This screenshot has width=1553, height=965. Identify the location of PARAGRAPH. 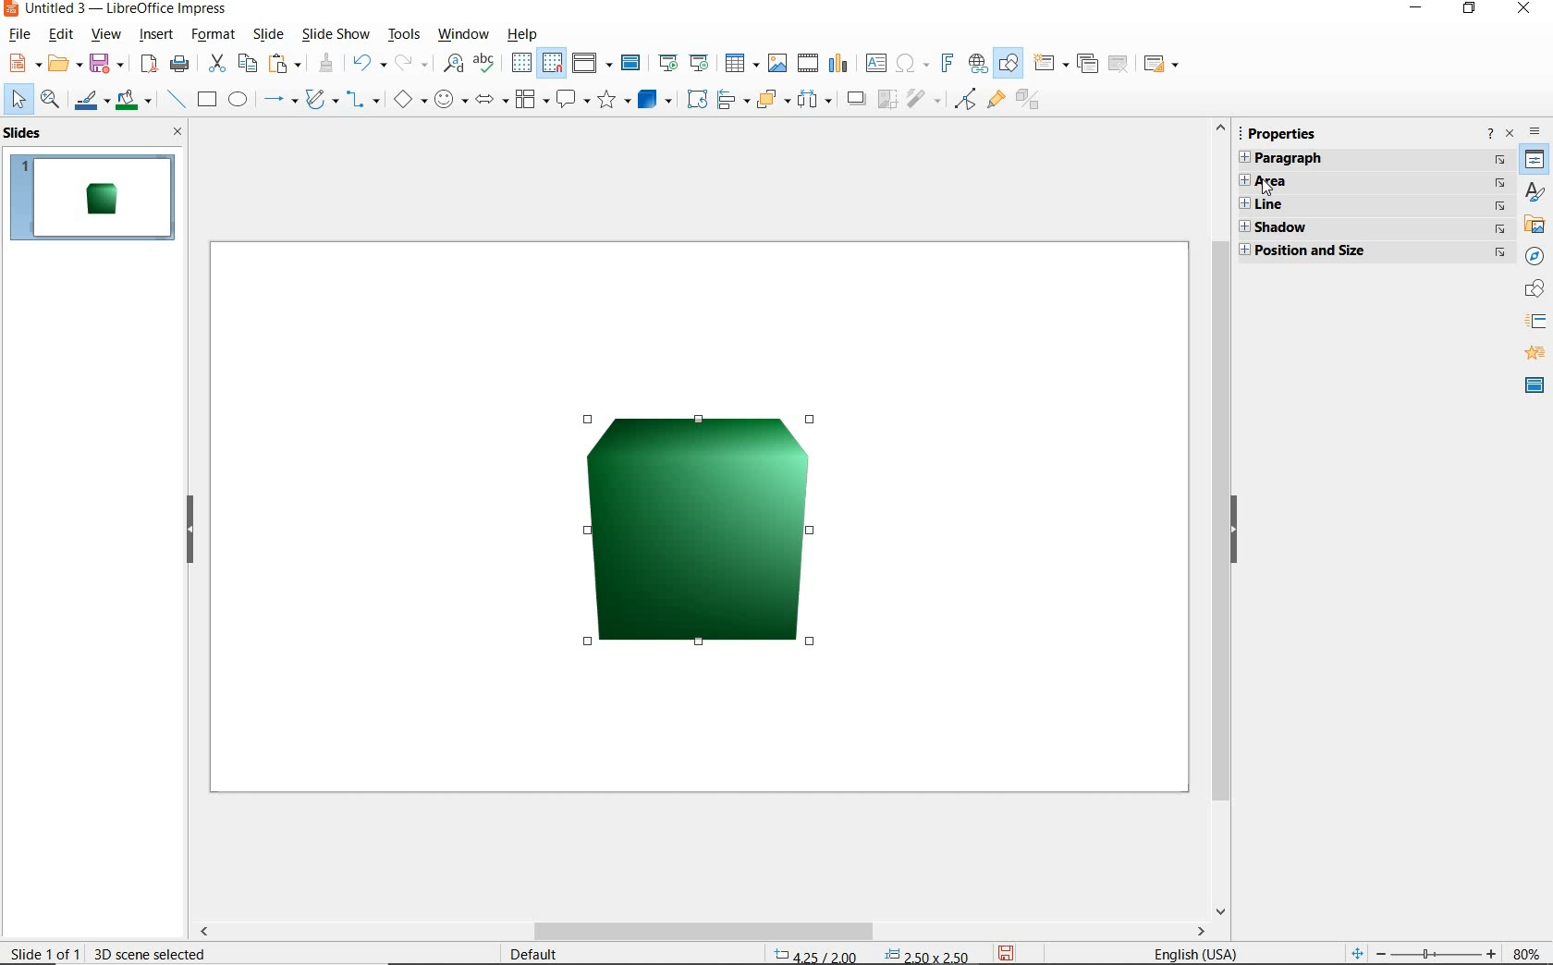
(1371, 160).